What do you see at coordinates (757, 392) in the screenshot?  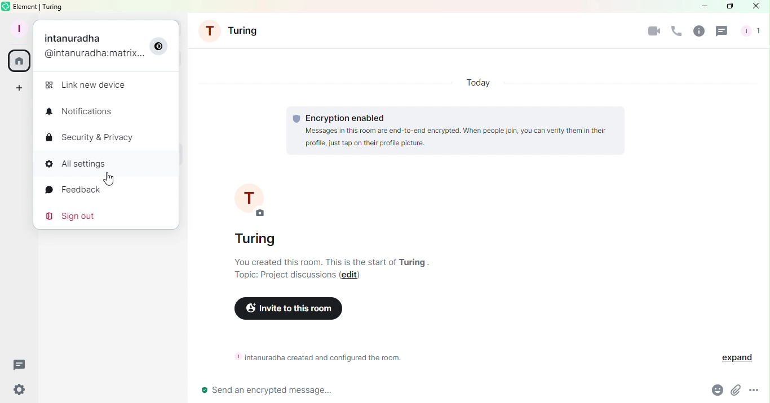 I see `More options` at bounding box center [757, 392].